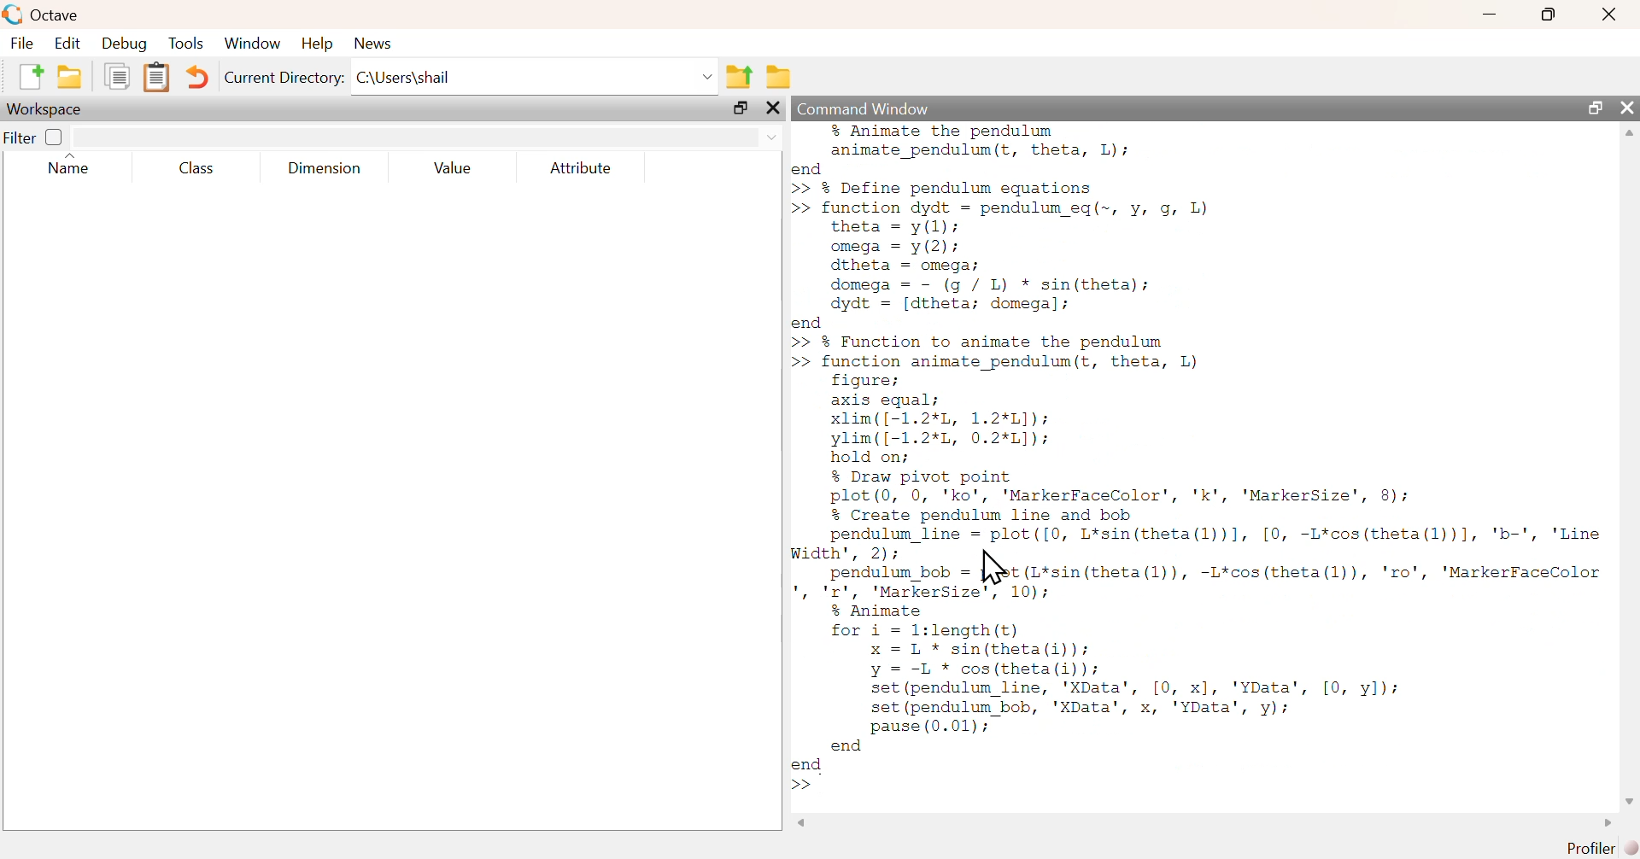 This screenshot has height=859, width=1640. Describe the element at coordinates (187, 44) in the screenshot. I see `Tools` at that location.